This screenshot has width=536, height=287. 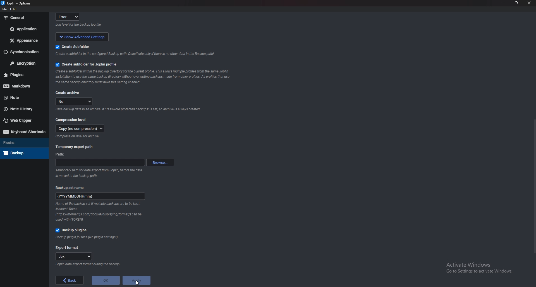 What do you see at coordinates (160, 162) in the screenshot?
I see `Browse` at bounding box center [160, 162].